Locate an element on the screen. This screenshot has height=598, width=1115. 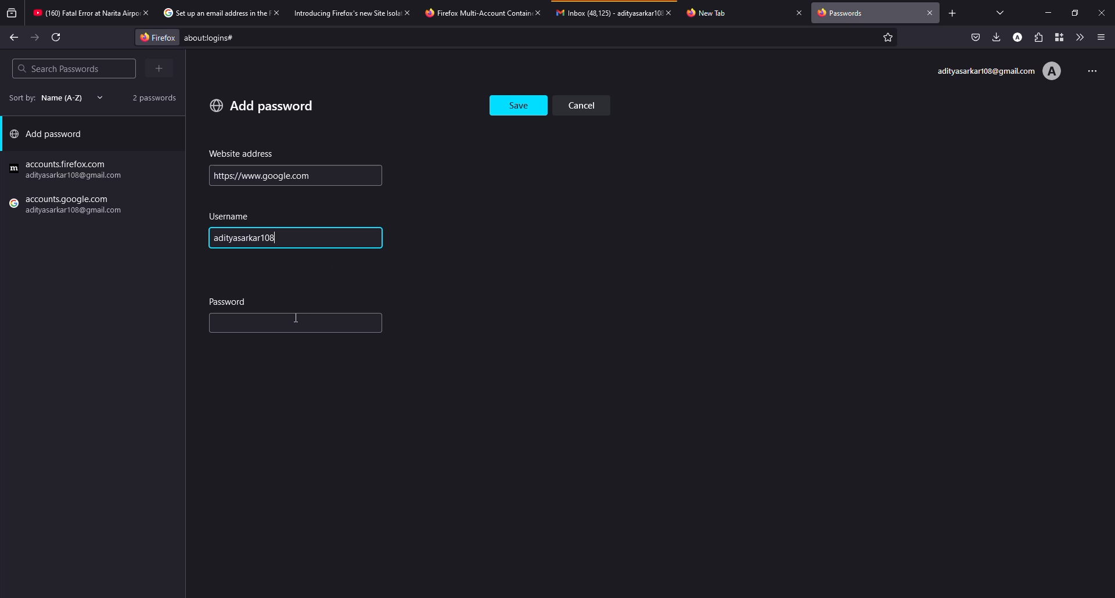
username is located at coordinates (254, 239).